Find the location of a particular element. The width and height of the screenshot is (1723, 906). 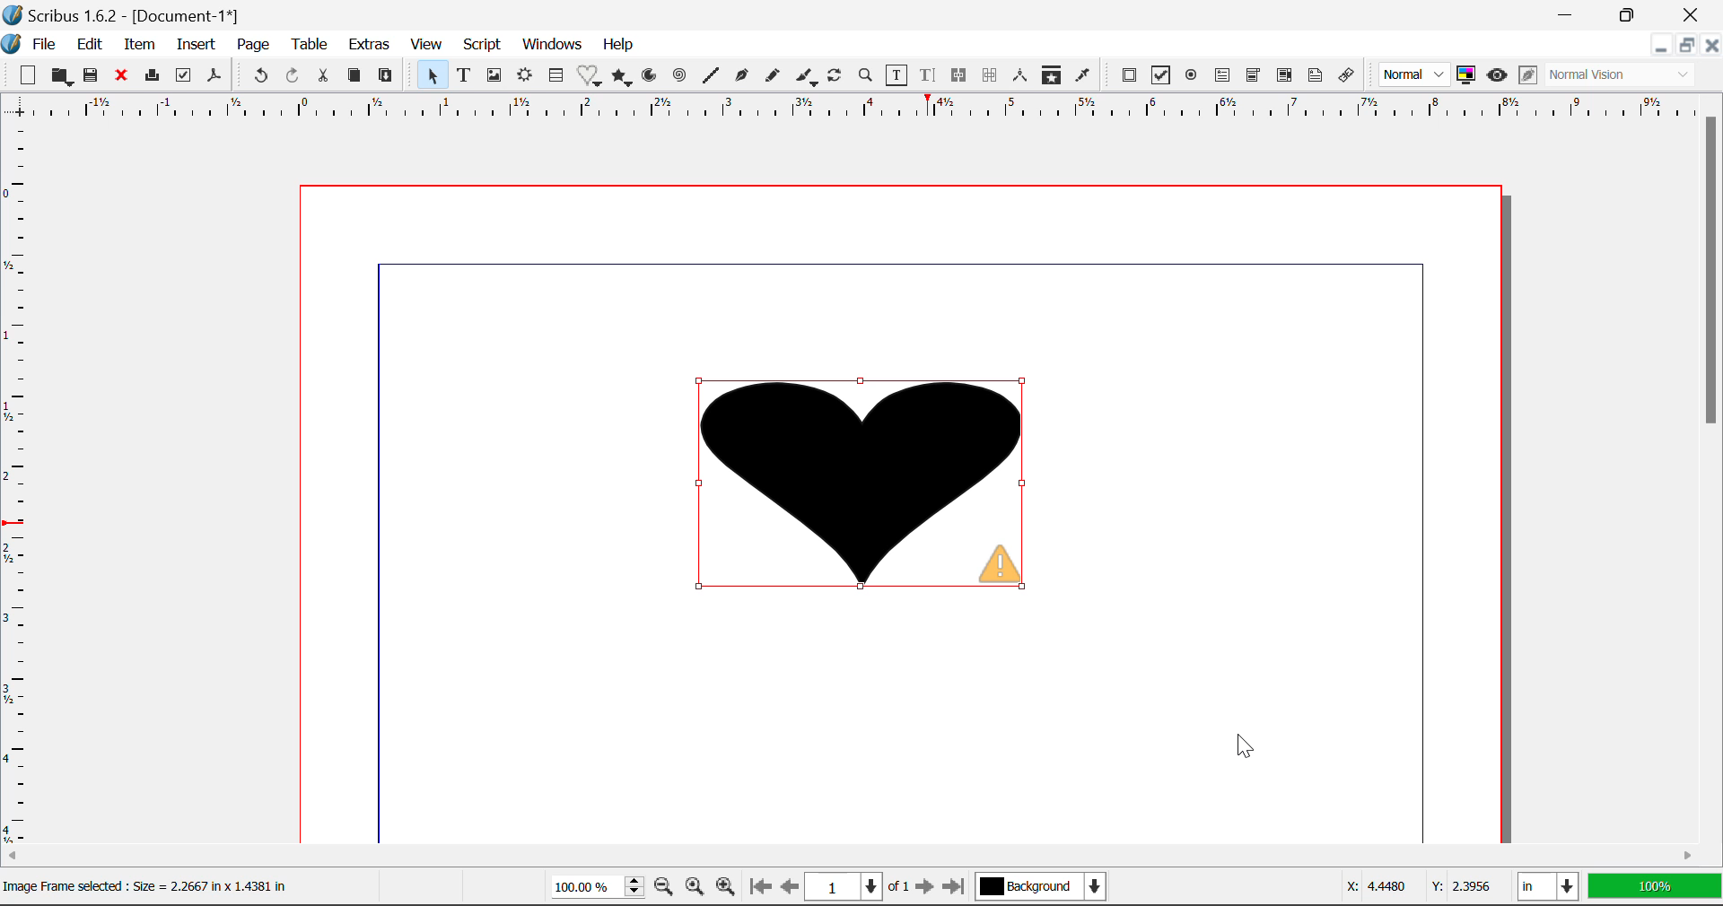

Y: 2.3956 is located at coordinates (1460, 886).